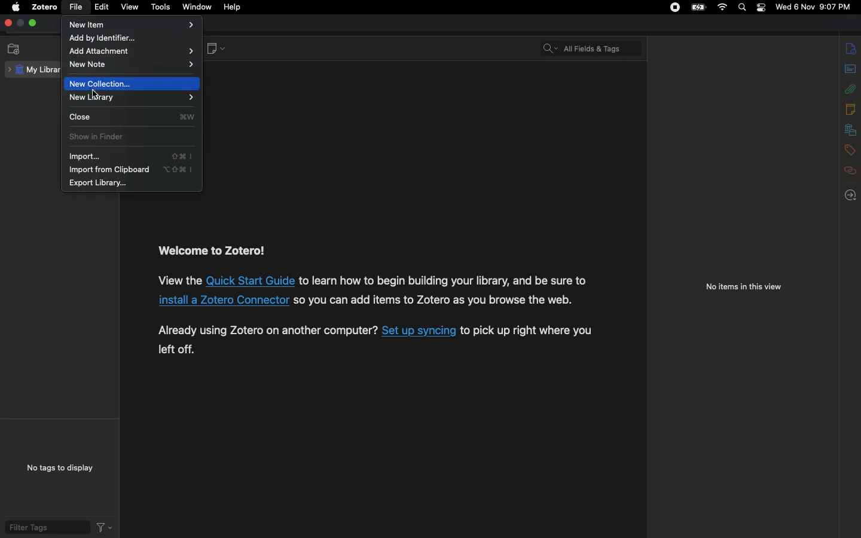  I want to click on install a Zotero Connector, so click(223, 300).